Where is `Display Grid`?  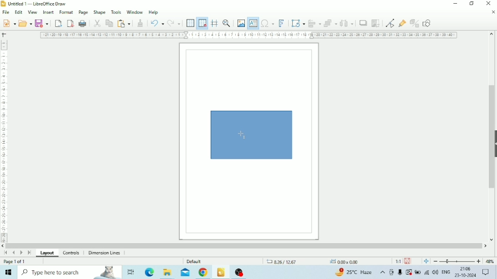 Display Grid is located at coordinates (191, 23).